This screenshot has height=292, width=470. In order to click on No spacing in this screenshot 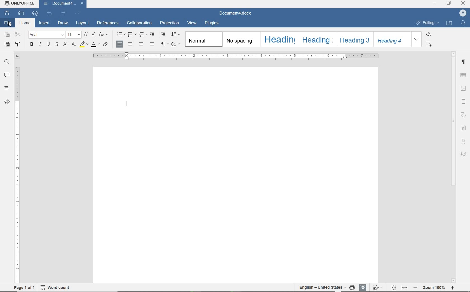, I will do `click(241, 40)`.